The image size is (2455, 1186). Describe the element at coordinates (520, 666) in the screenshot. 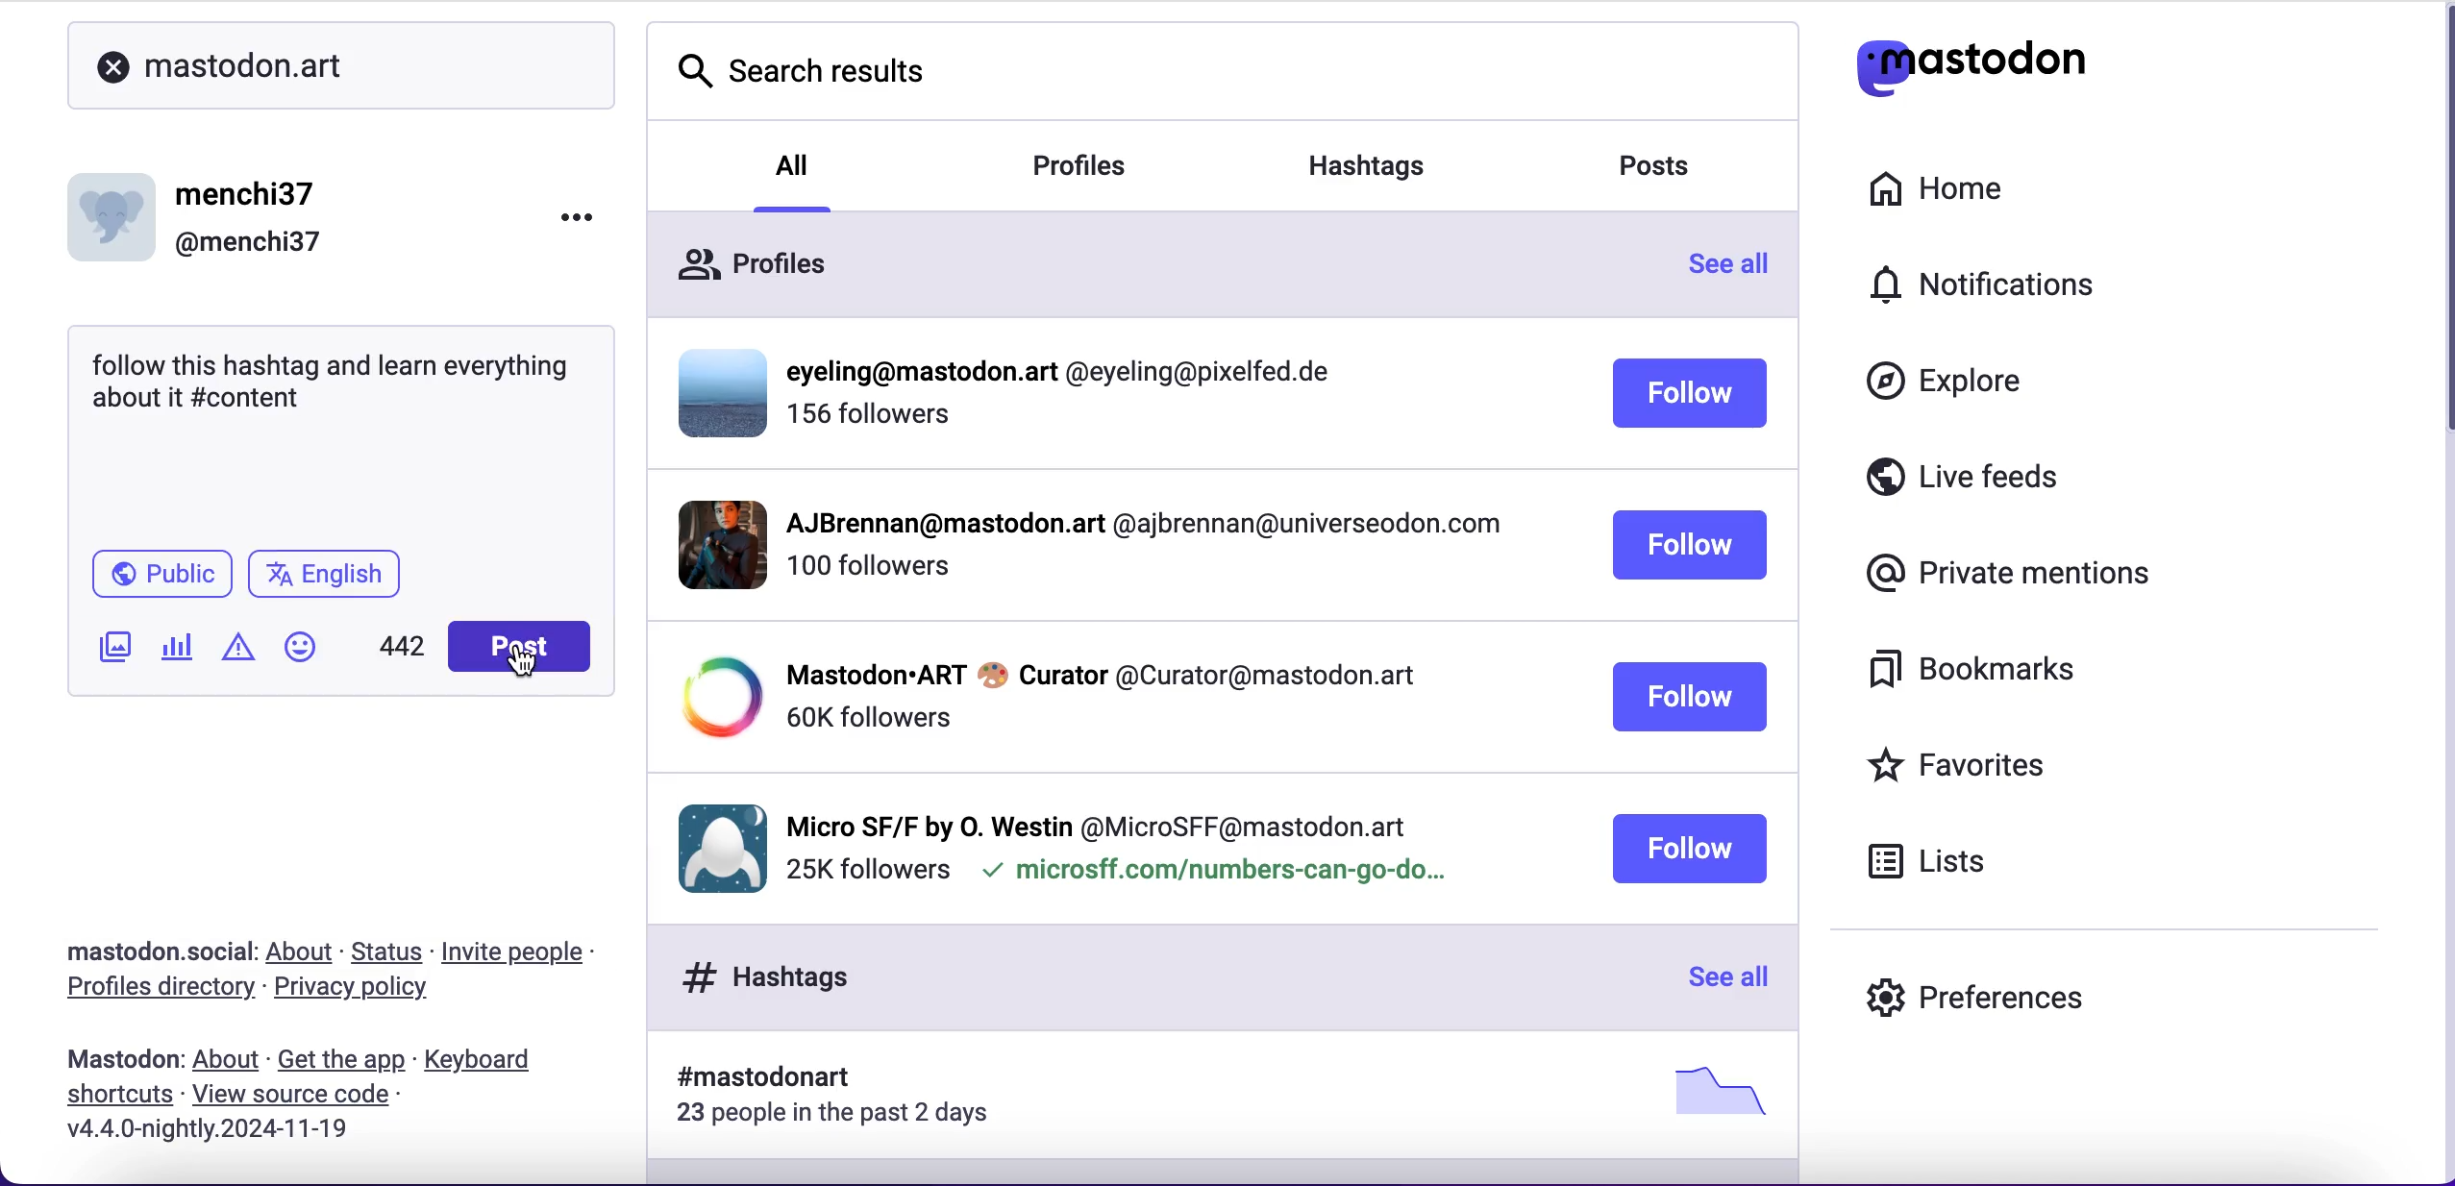

I see `cursor` at that location.